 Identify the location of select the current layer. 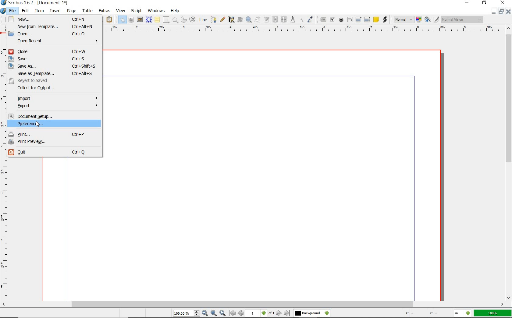
(311, 313).